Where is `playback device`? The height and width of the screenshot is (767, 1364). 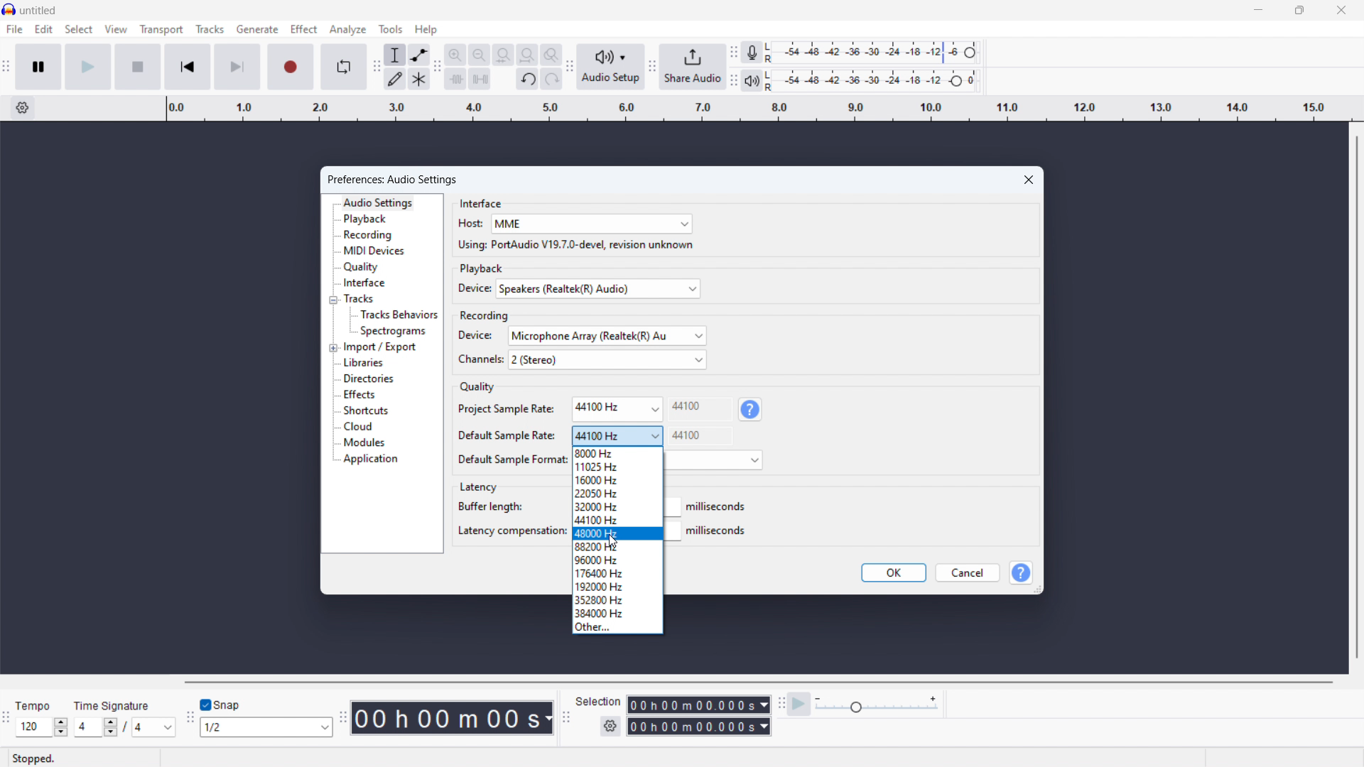
playback device is located at coordinates (599, 288).